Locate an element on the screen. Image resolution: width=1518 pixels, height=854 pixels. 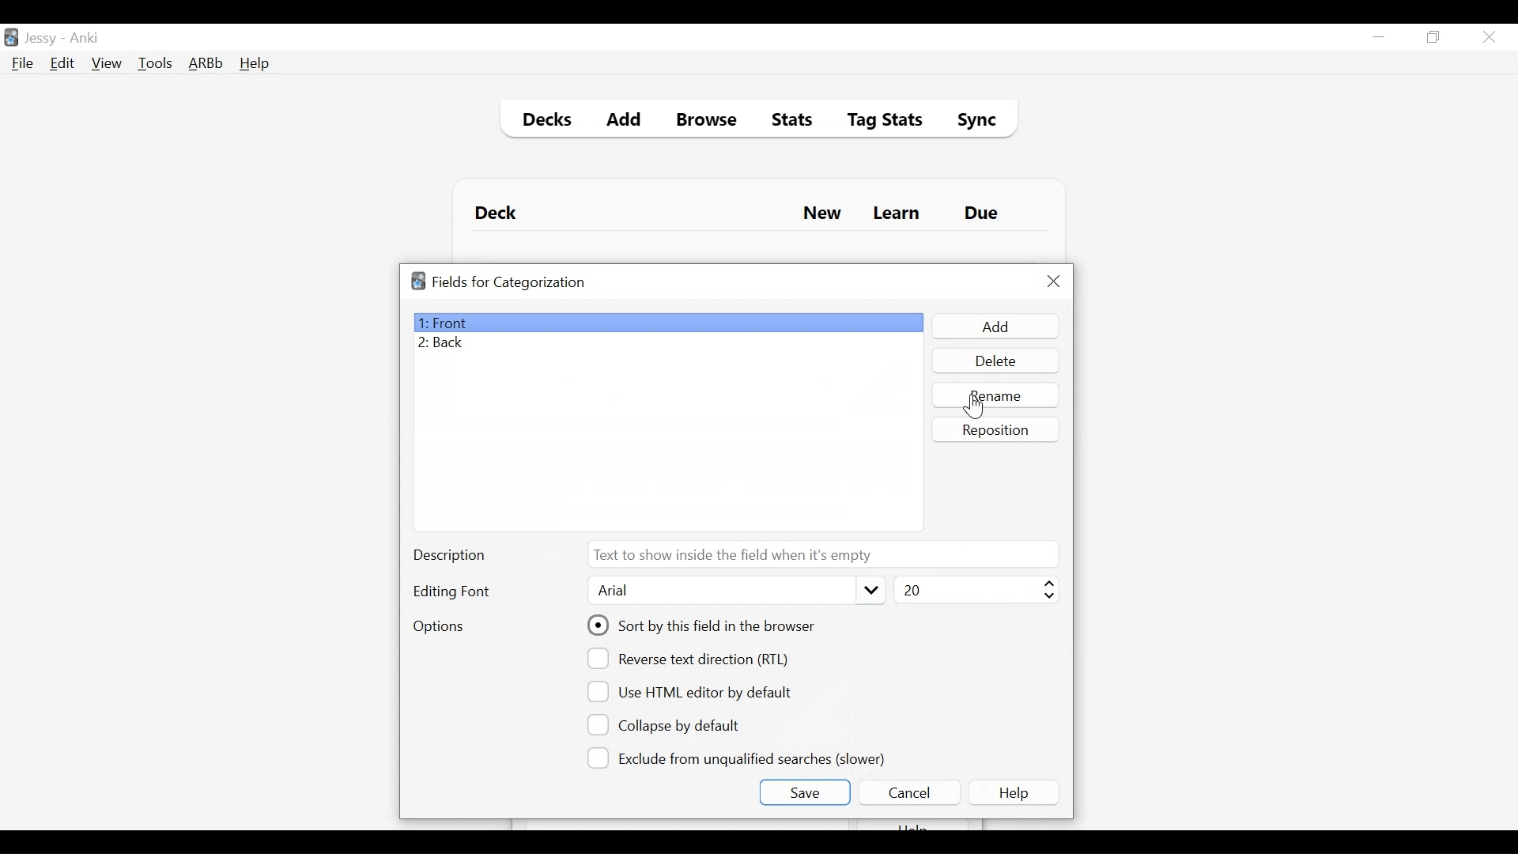
Back is located at coordinates (445, 344).